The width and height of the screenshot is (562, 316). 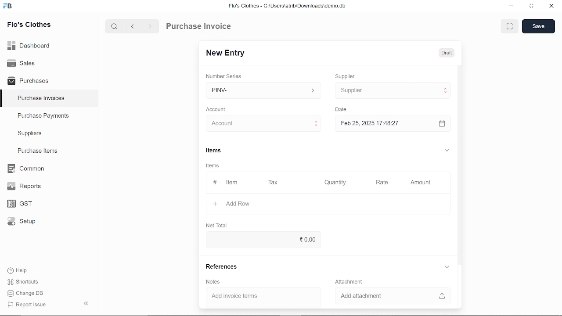 What do you see at coordinates (17, 204) in the screenshot?
I see `GST` at bounding box center [17, 204].